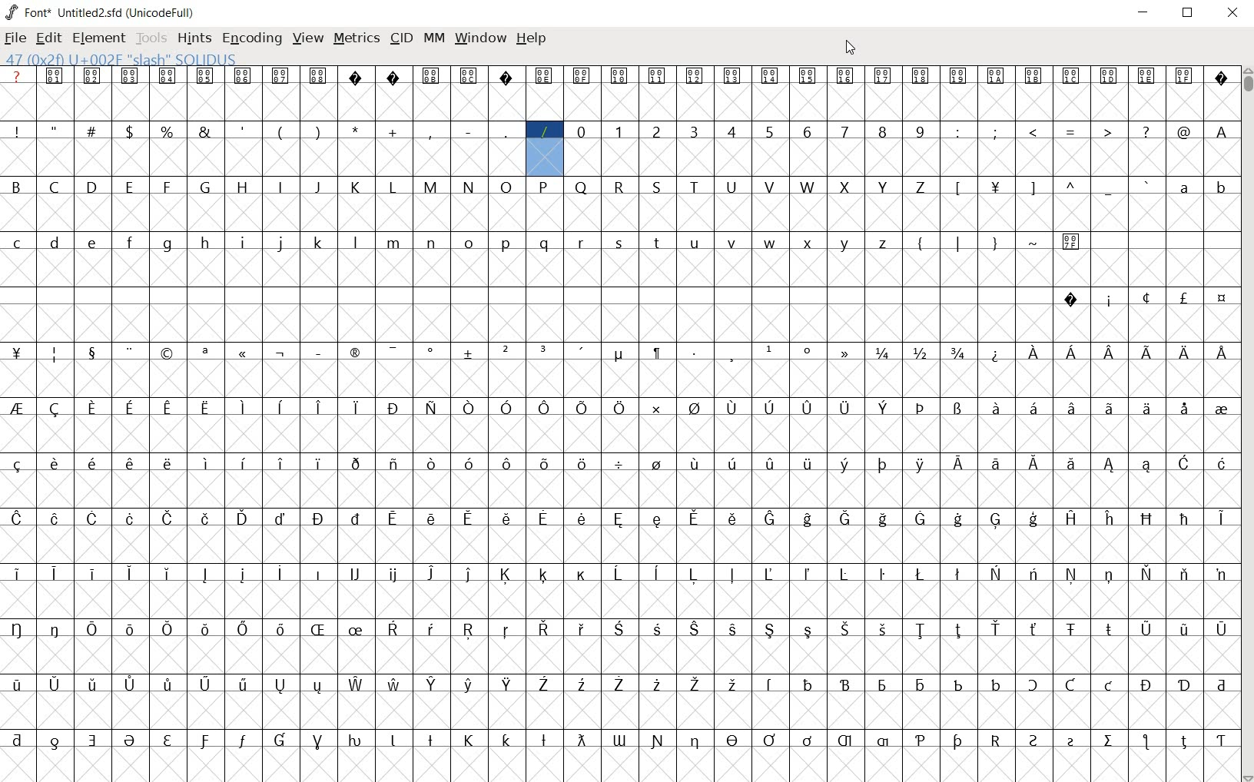 This screenshot has width=1254, height=782. I want to click on glyph, so click(844, 574).